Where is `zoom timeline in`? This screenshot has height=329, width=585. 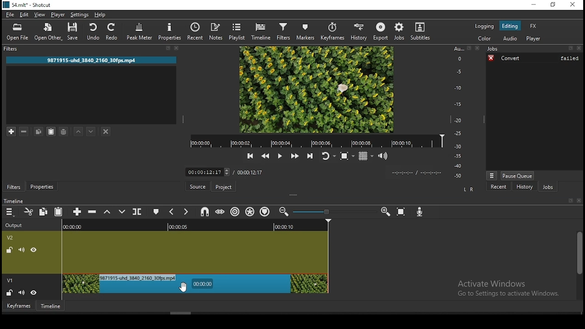 zoom timeline in is located at coordinates (283, 213).